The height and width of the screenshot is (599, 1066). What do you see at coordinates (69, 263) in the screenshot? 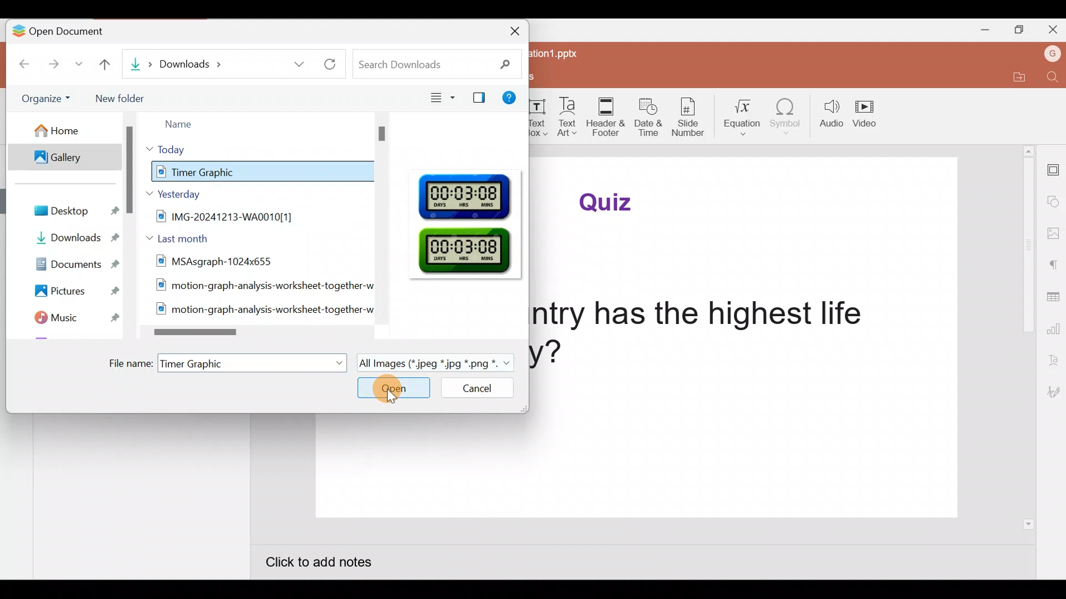
I see `Documents` at bounding box center [69, 263].